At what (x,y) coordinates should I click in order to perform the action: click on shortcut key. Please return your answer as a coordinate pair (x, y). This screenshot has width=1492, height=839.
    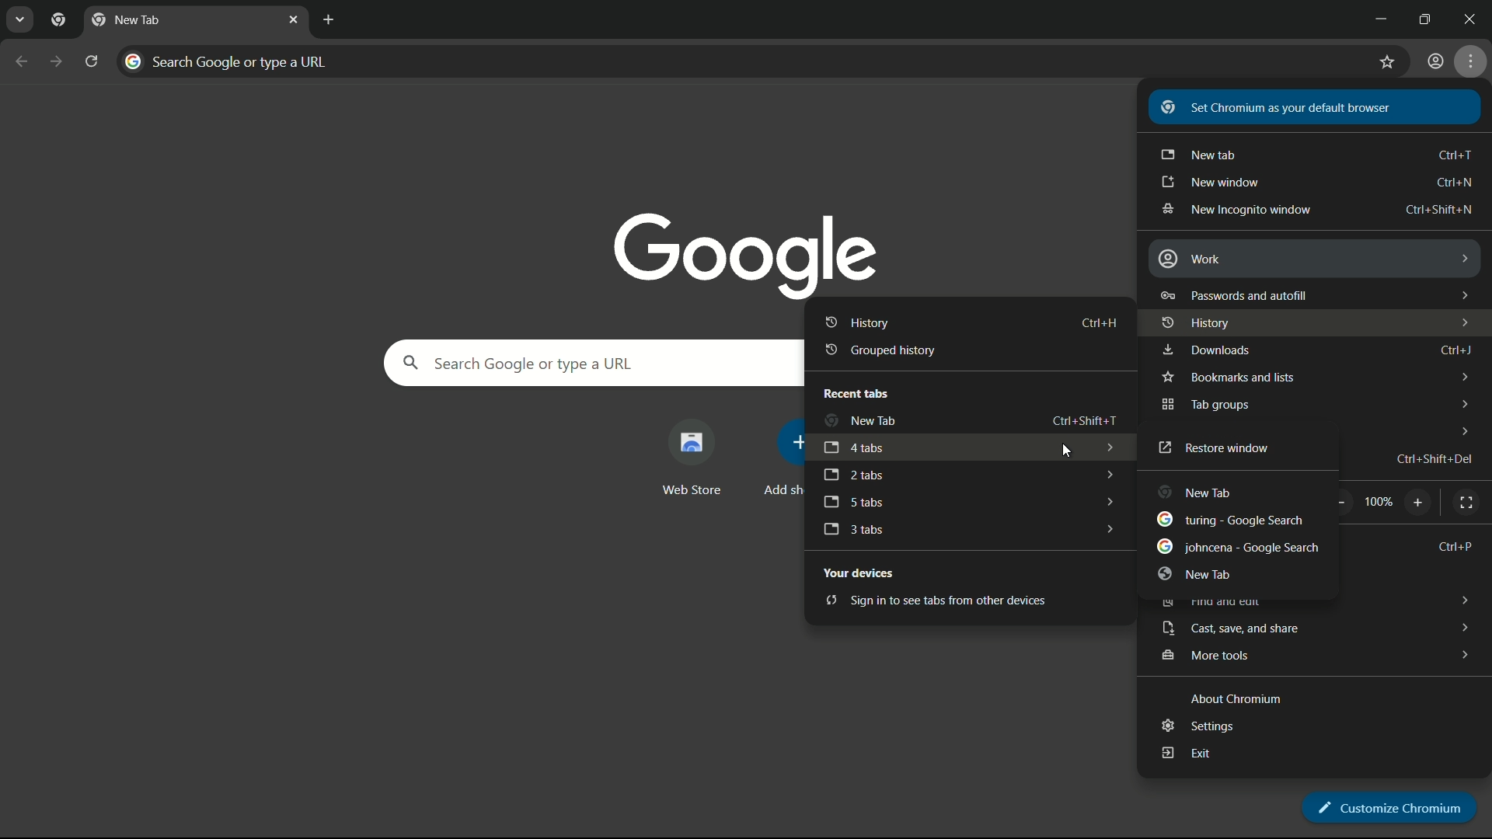
    Looking at the image, I should click on (1453, 183).